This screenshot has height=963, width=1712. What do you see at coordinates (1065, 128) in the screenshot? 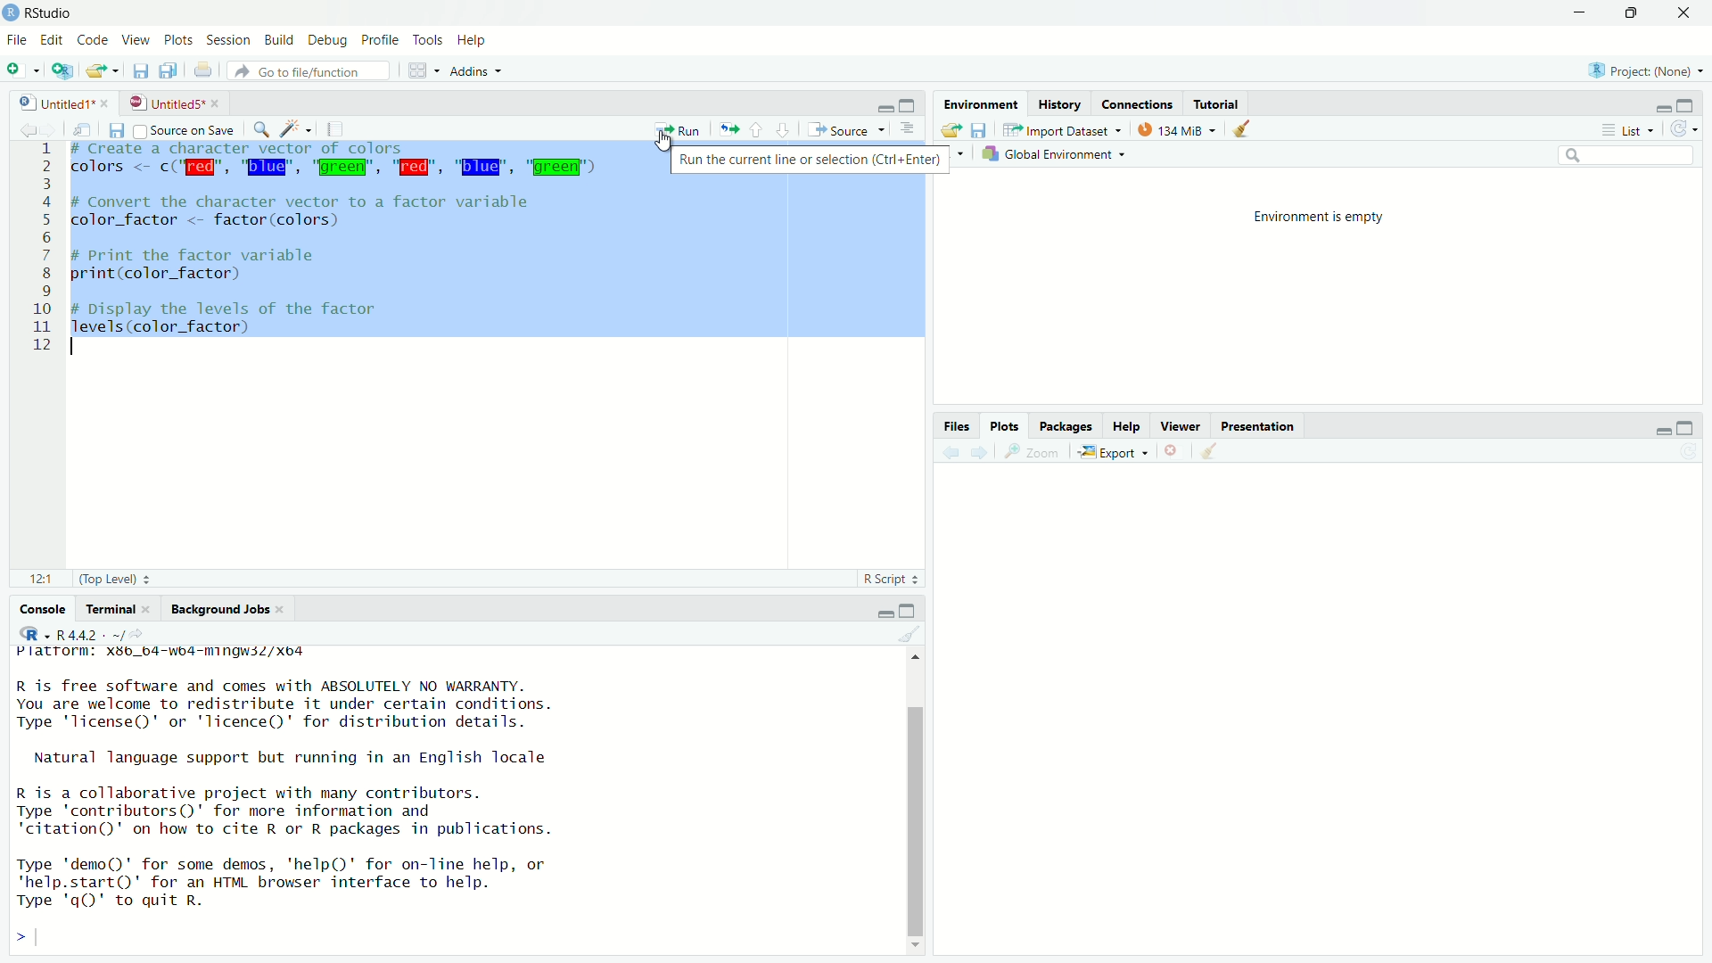
I see `import dataset` at bounding box center [1065, 128].